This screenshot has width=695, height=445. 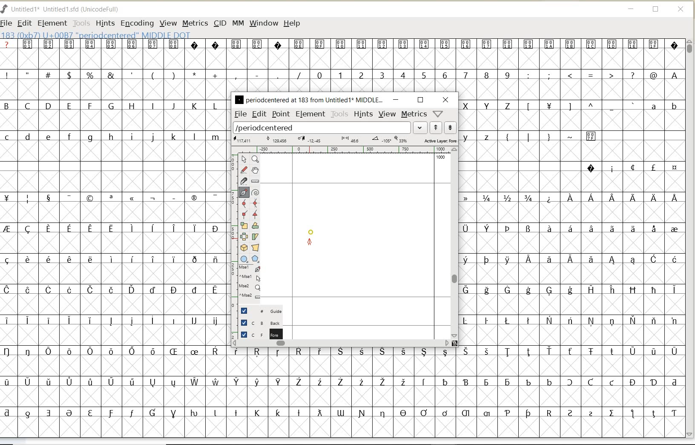 What do you see at coordinates (255, 214) in the screenshot?
I see `Add a corner point` at bounding box center [255, 214].